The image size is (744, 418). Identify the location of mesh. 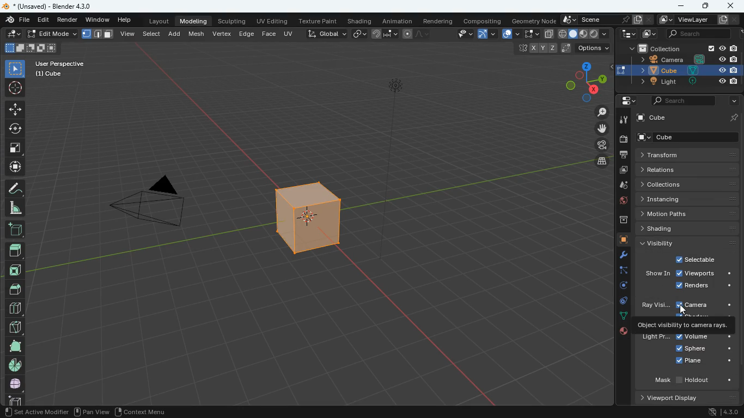
(197, 34).